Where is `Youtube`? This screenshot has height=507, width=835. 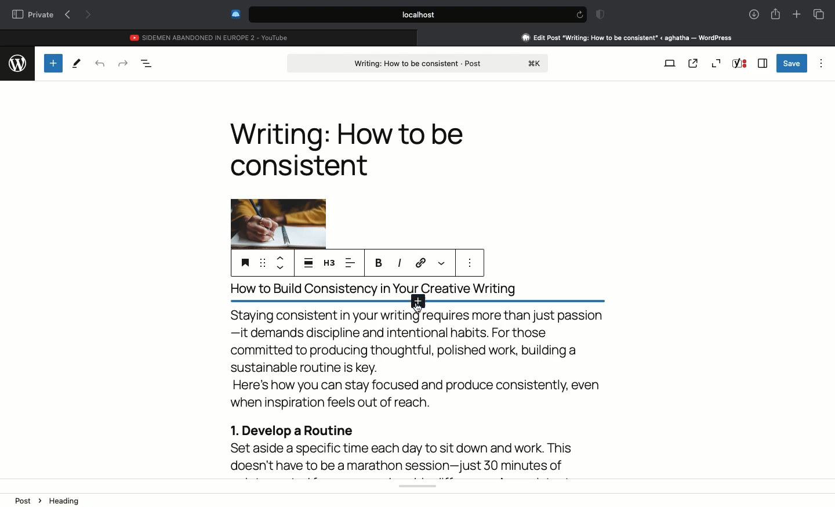
Youtube is located at coordinates (210, 36).